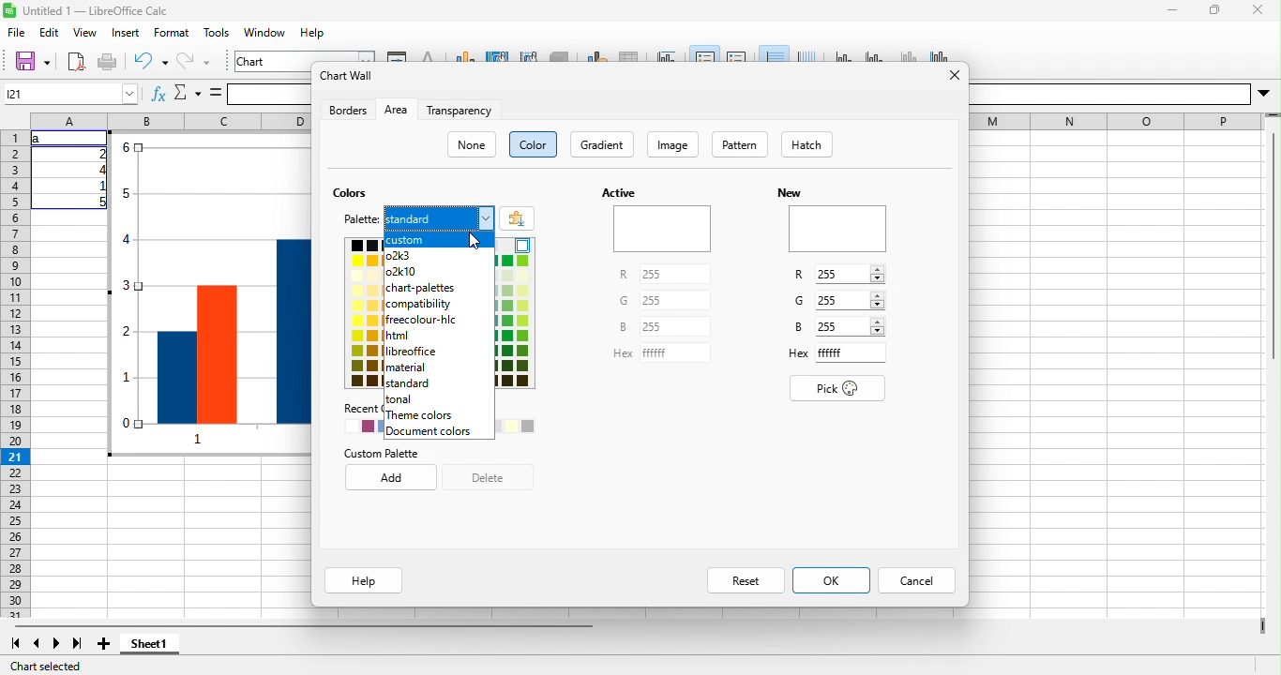  I want to click on Input for B, so click(675, 326).